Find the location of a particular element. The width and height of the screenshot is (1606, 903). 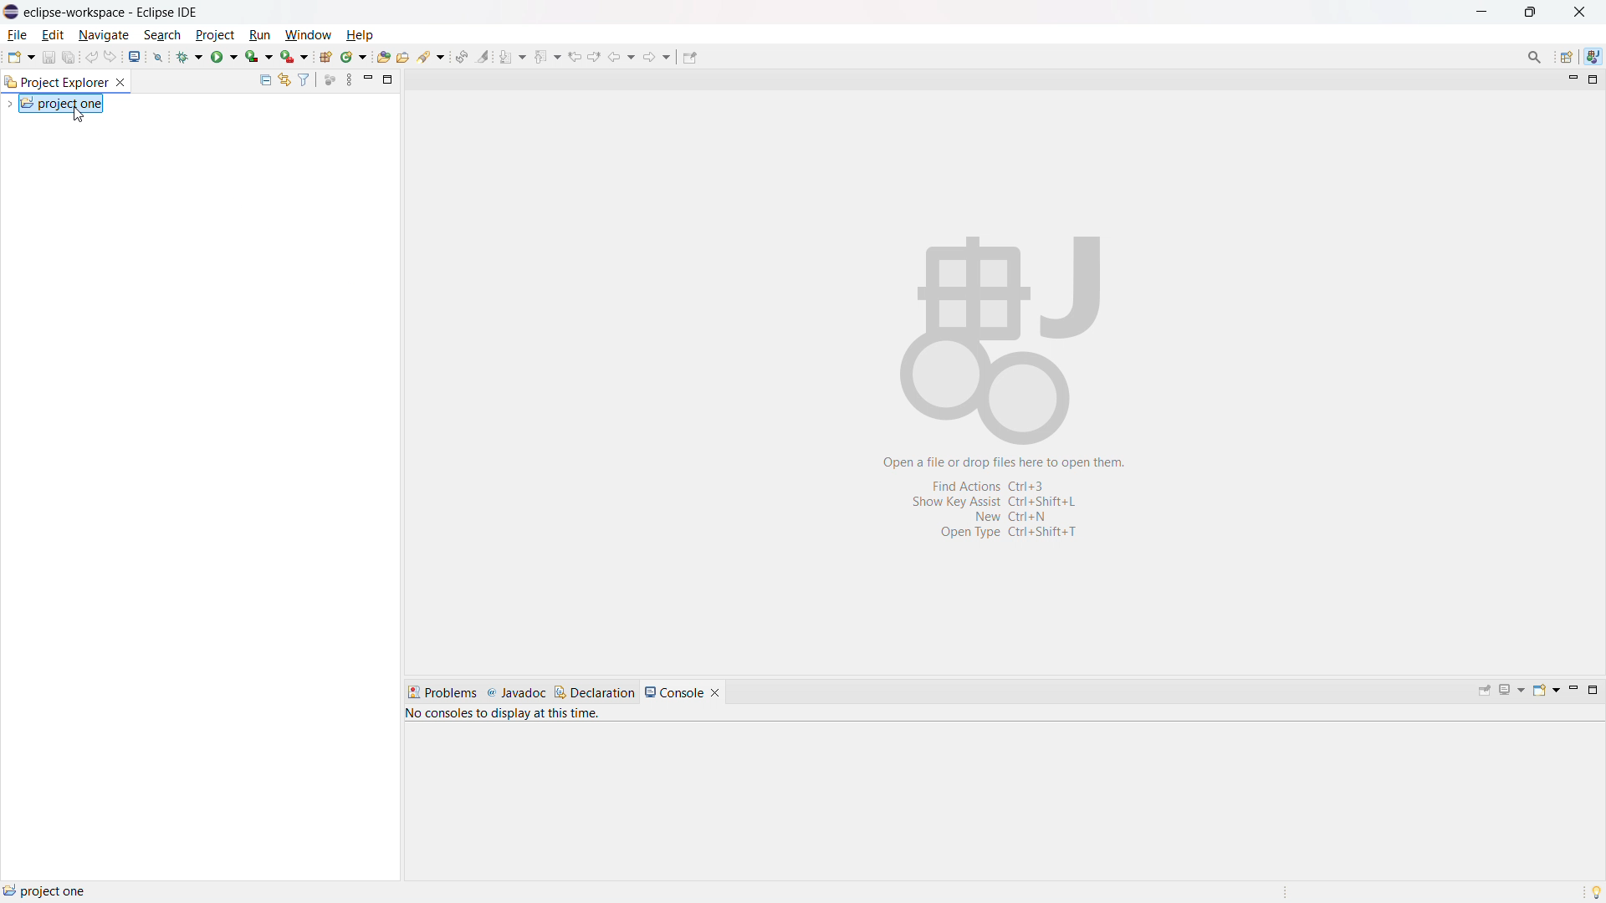

open console is located at coordinates (1546, 690).